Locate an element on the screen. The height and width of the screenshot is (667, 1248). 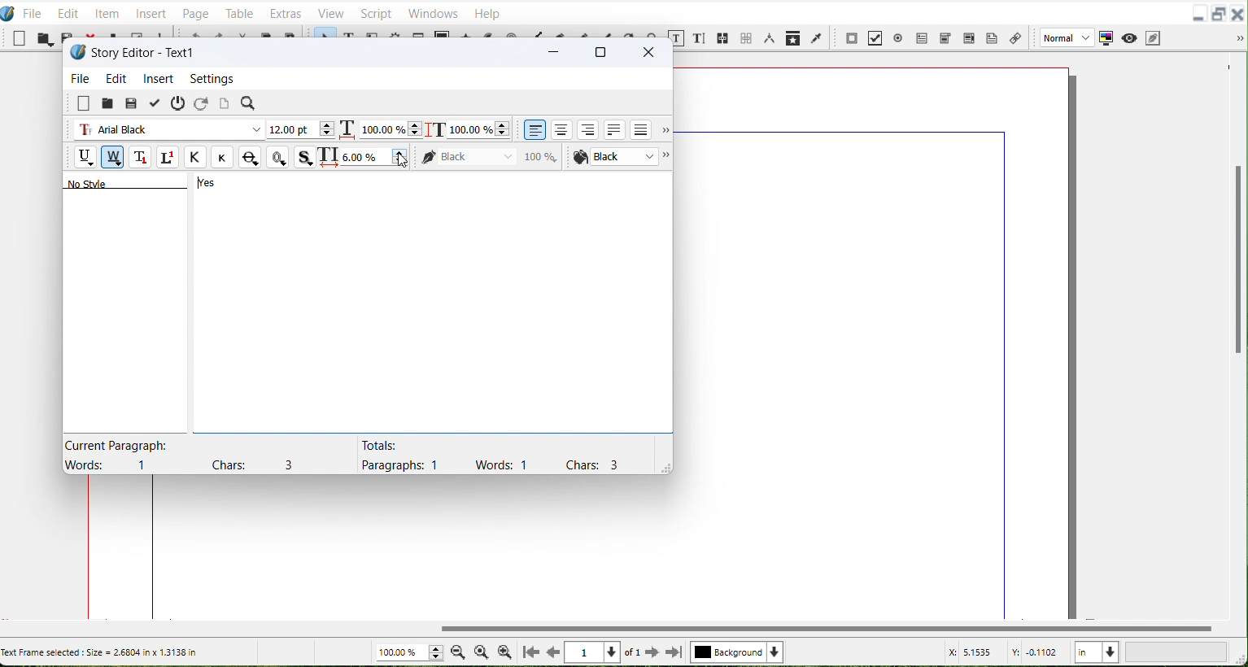
Color of Text stroke is located at coordinates (490, 157).